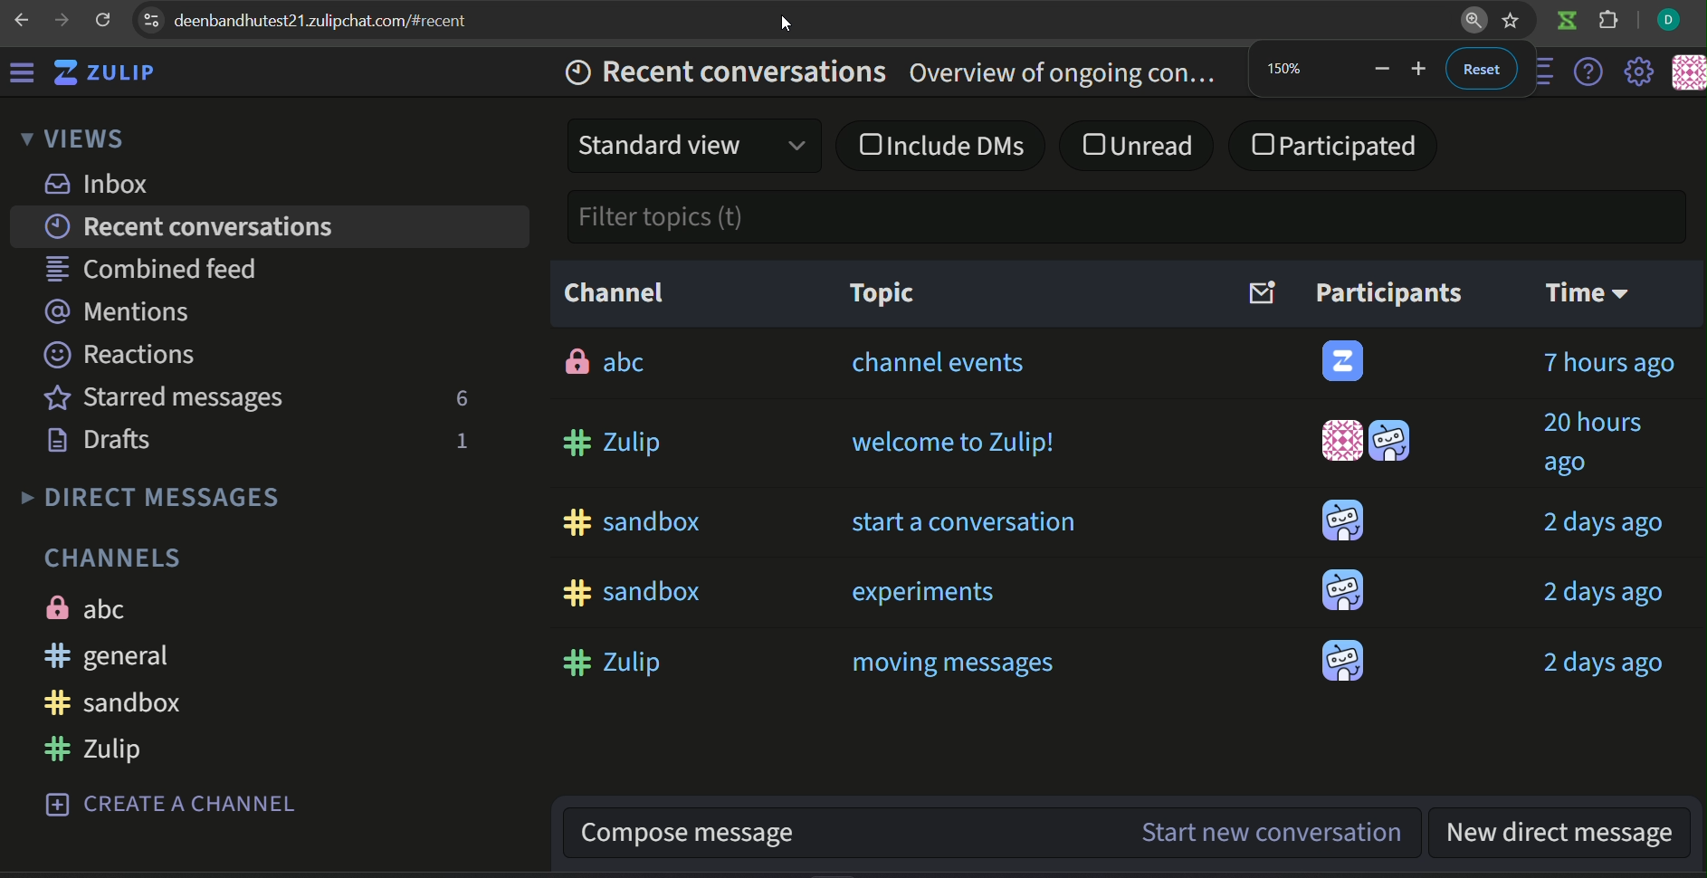 This screenshot has width=1707, height=878. I want to click on number, so click(462, 400).